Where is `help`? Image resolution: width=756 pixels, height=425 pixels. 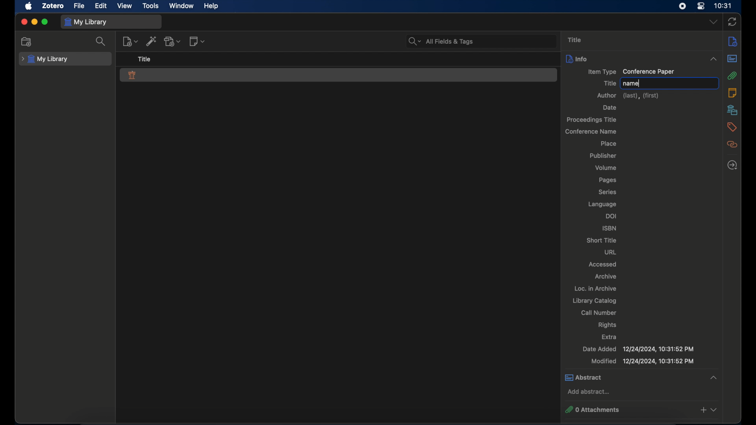
help is located at coordinates (211, 6).